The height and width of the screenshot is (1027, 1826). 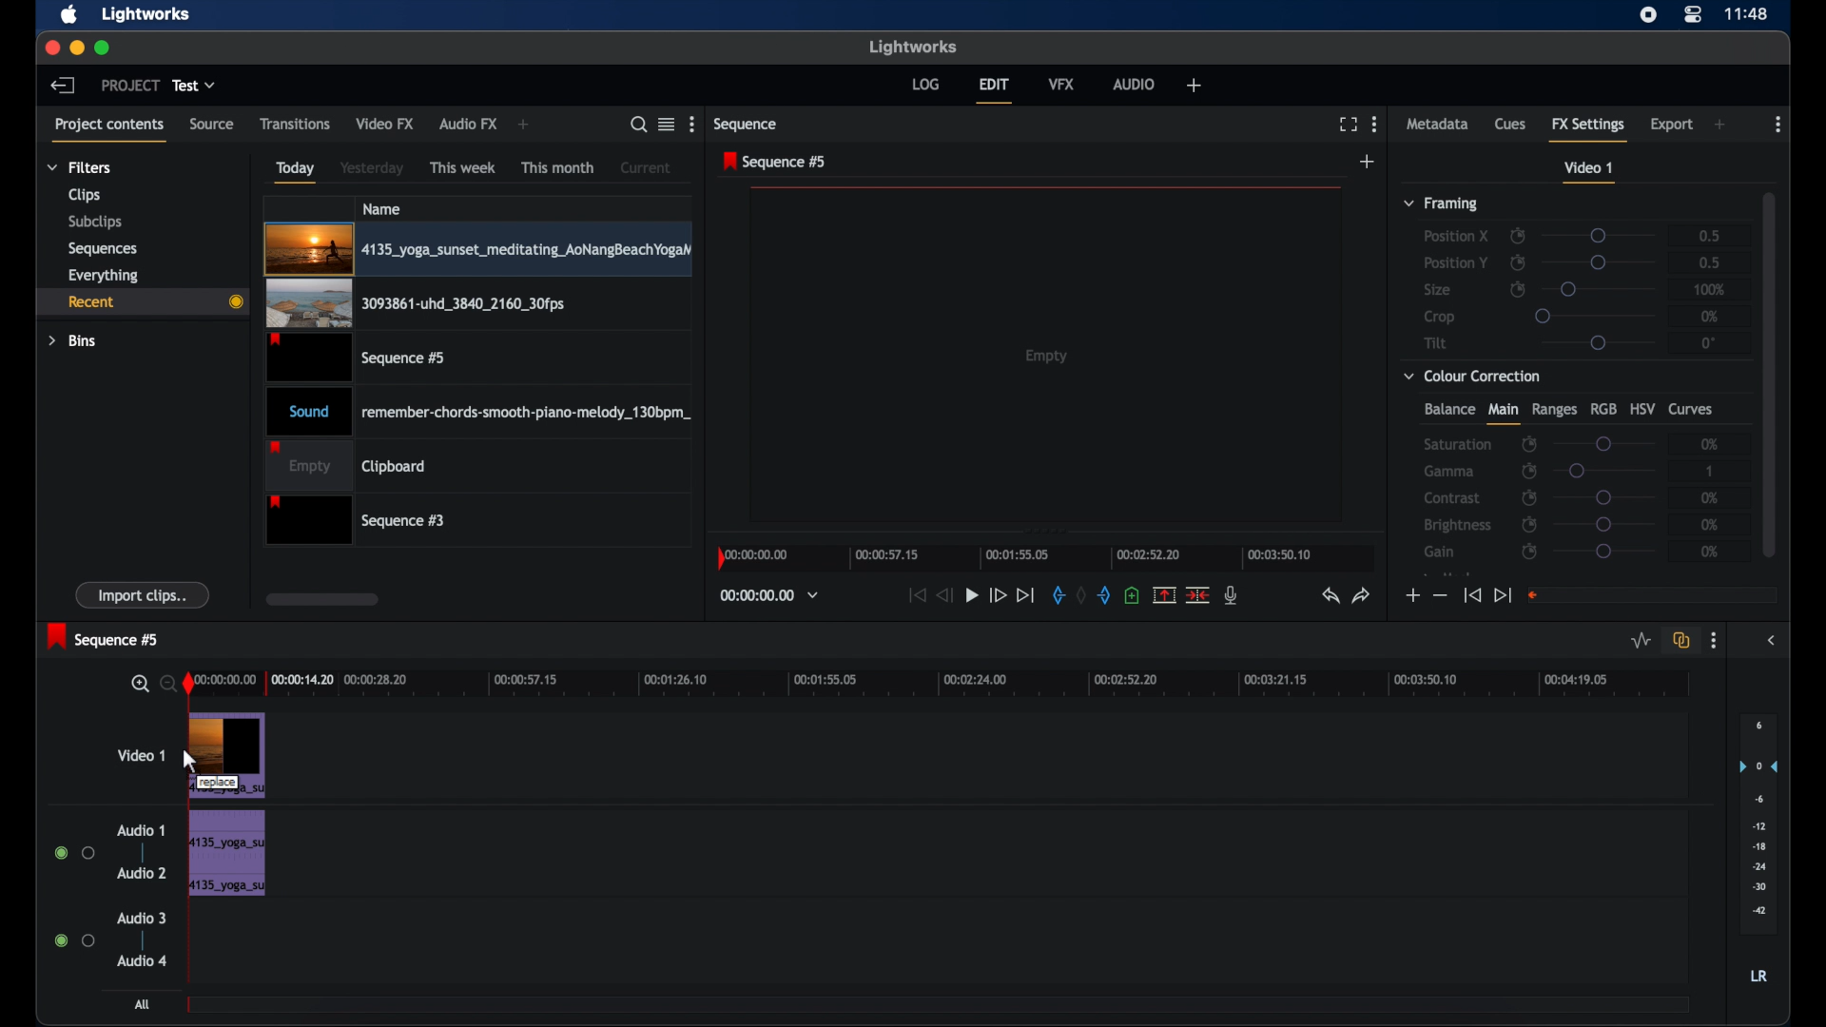 I want to click on slider, so click(x=1610, y=471).